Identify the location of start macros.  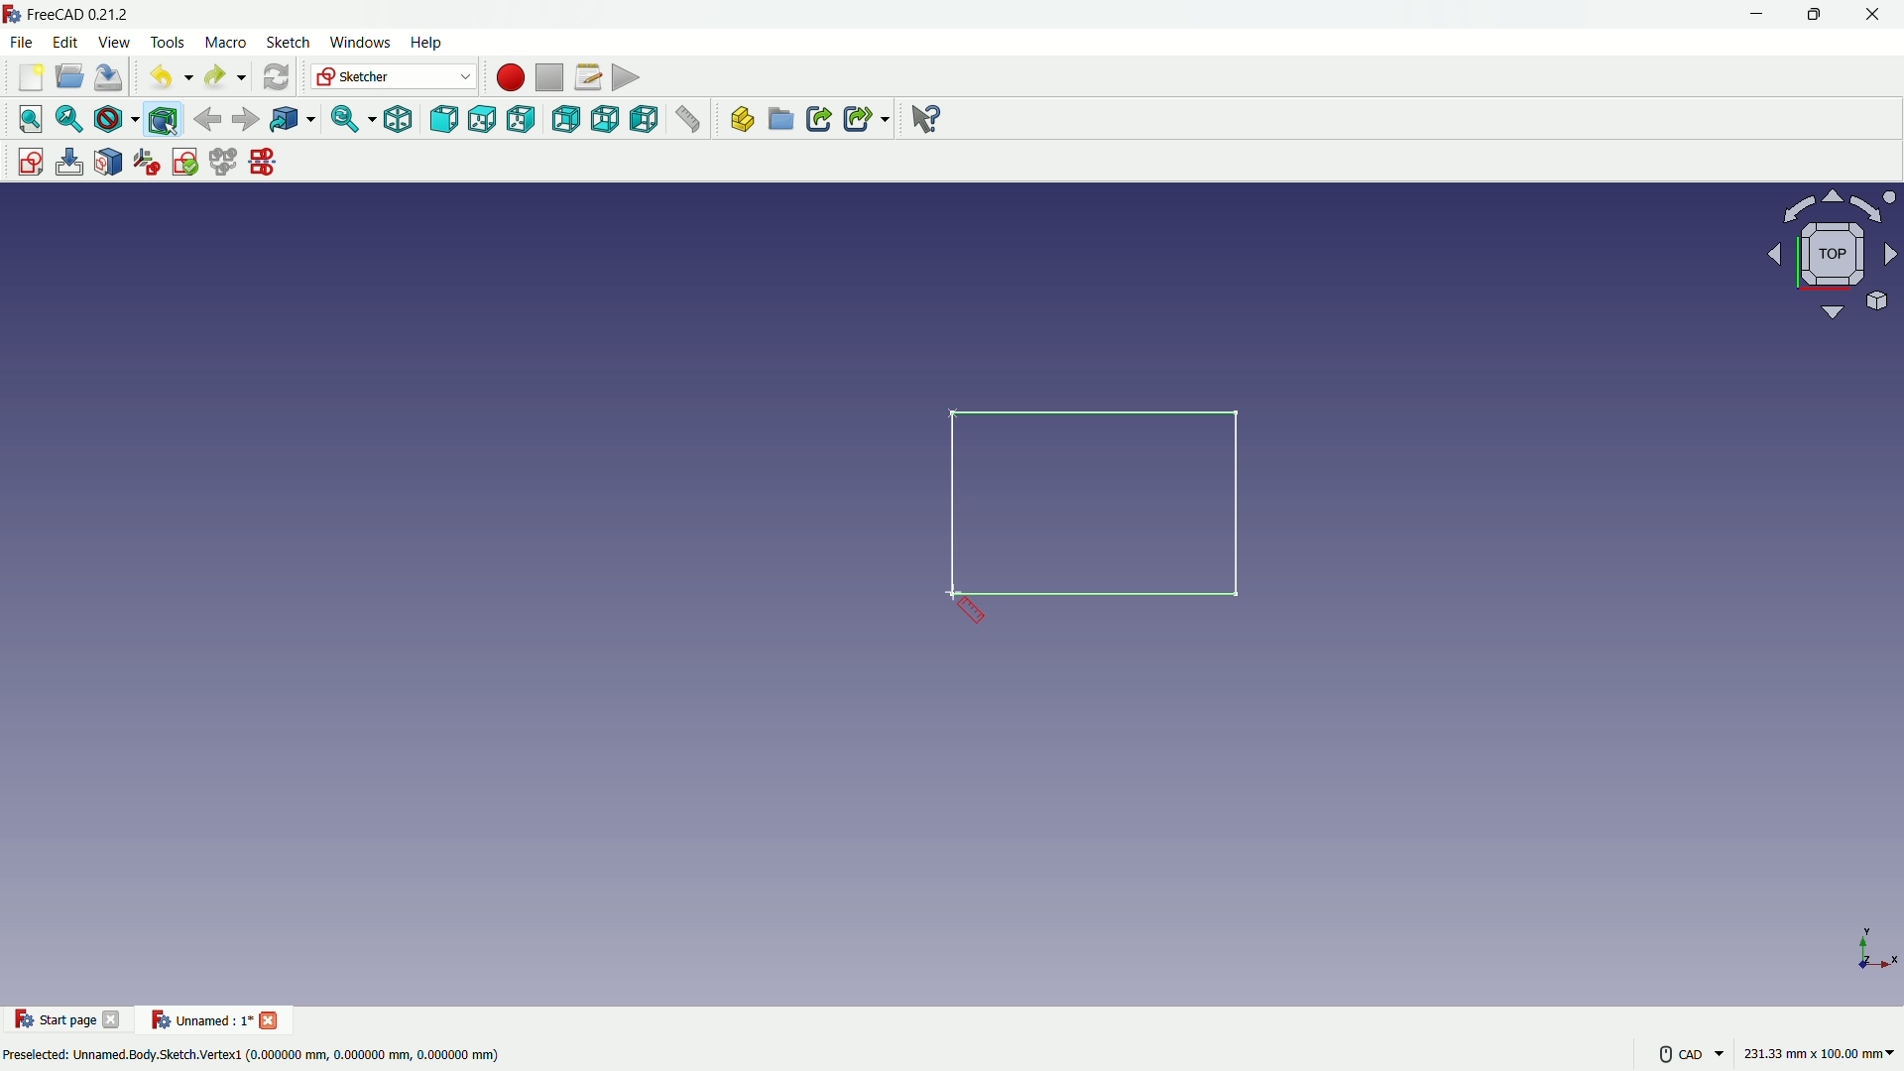
(507, 76).